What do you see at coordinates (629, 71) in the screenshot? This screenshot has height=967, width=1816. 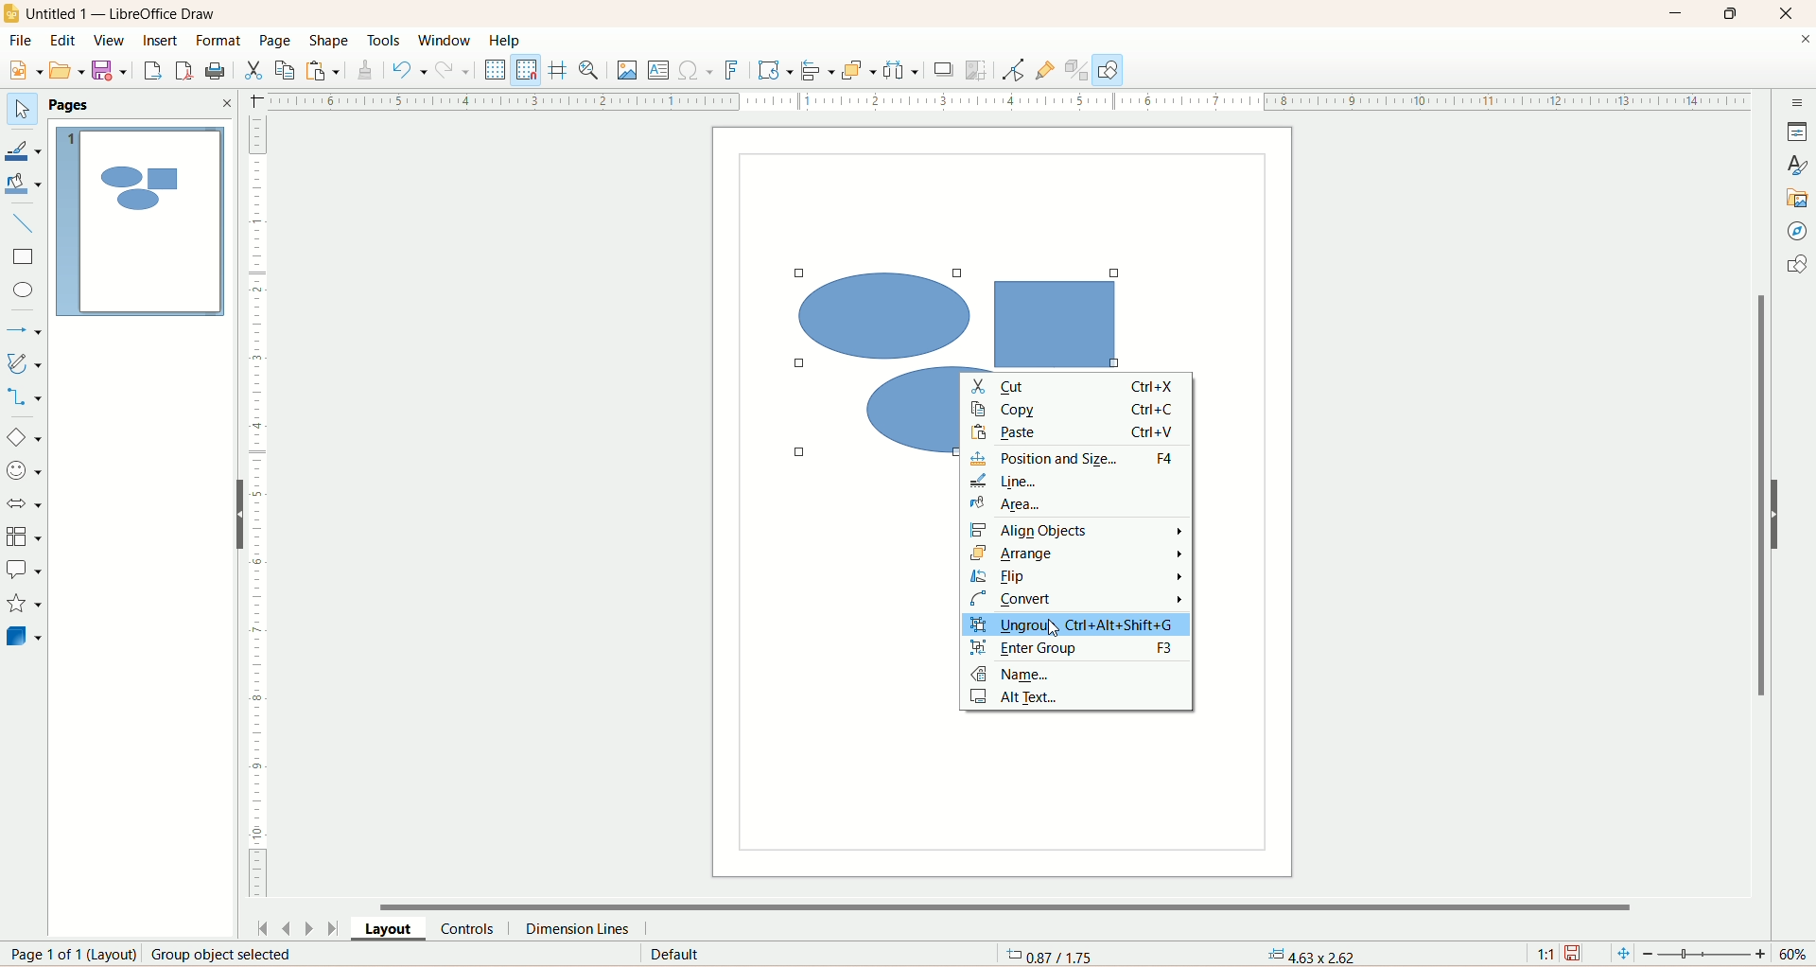 I see `insert image` at bounding box center [629, 71].